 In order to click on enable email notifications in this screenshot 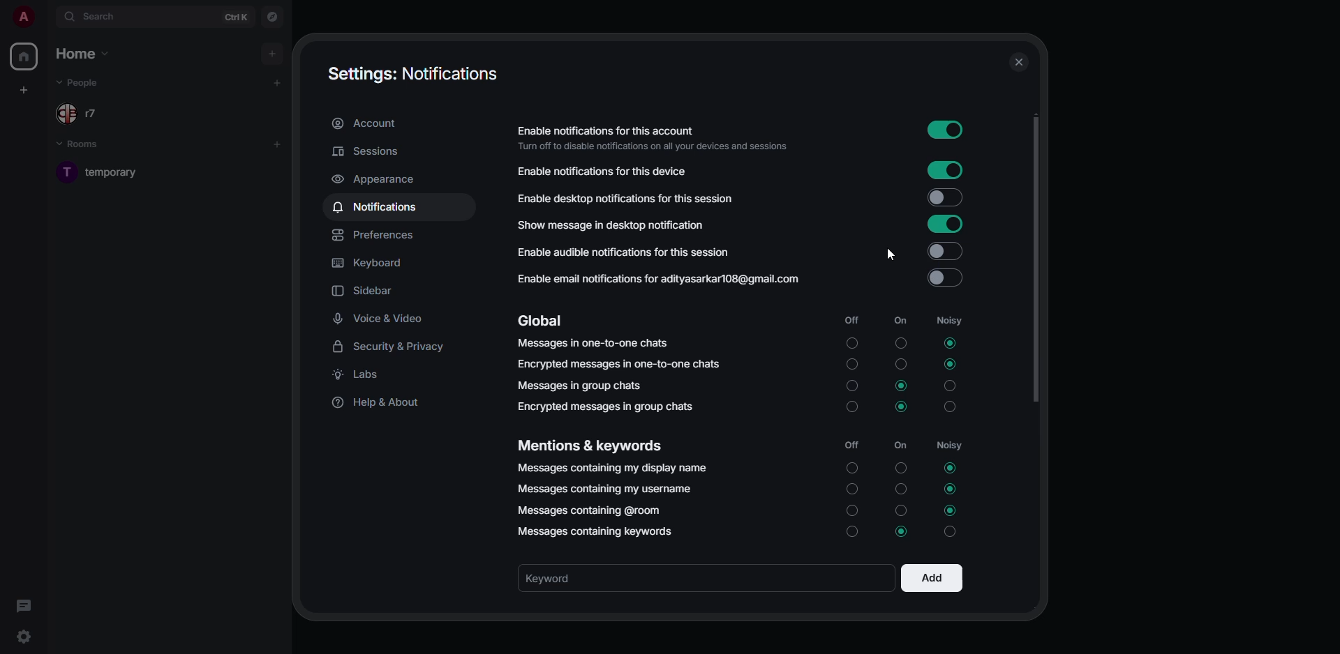, I will do `click(658, 278)`.